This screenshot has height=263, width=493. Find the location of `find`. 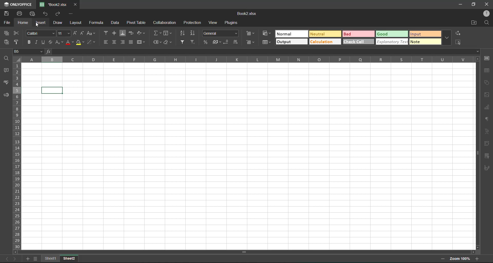

find is located at coordinates (7, 58).